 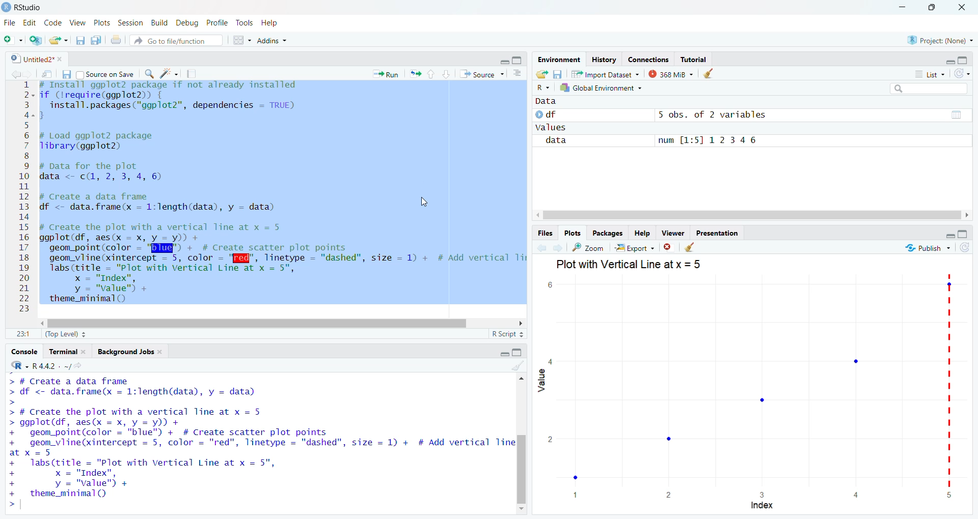 I want to click on next, so click(x=562, y=248).